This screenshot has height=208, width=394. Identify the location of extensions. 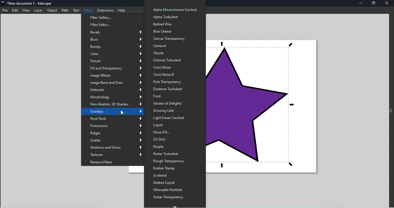
(105, 9).